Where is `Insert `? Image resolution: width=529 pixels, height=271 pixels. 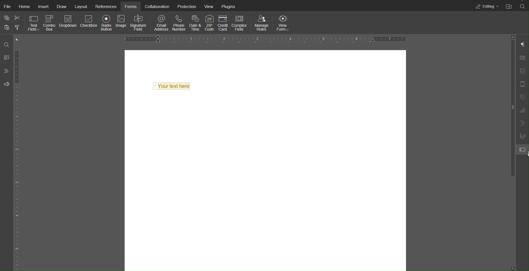 Insert  is located at coordinates (43, 7).